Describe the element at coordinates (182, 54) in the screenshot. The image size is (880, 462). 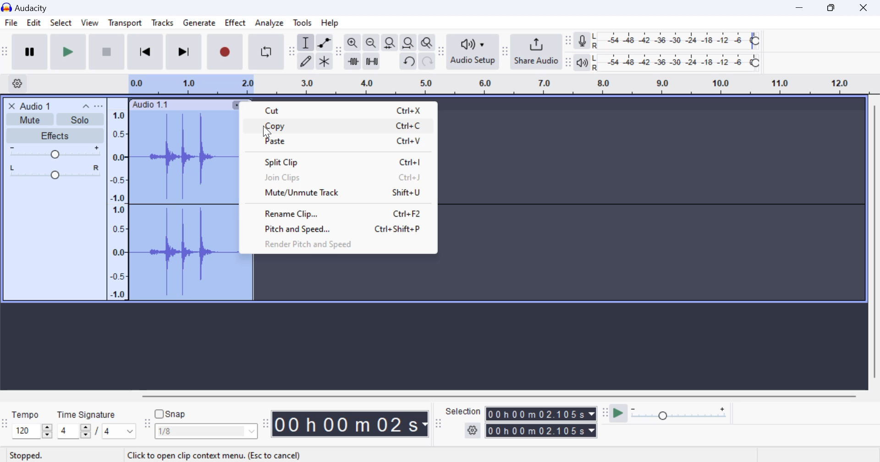
I see `Skip To End` at that location.